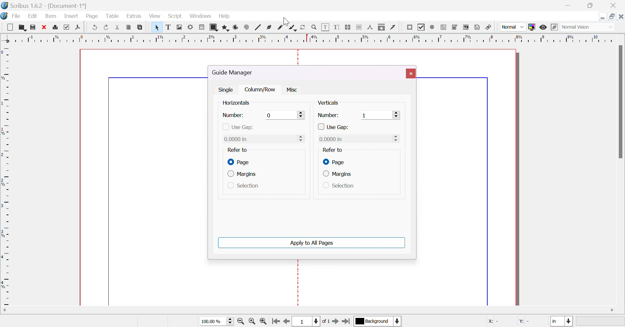  What do you see at coordinates (92, 15) in the screenshot?
I see `page` at bounding box center [92, 15].